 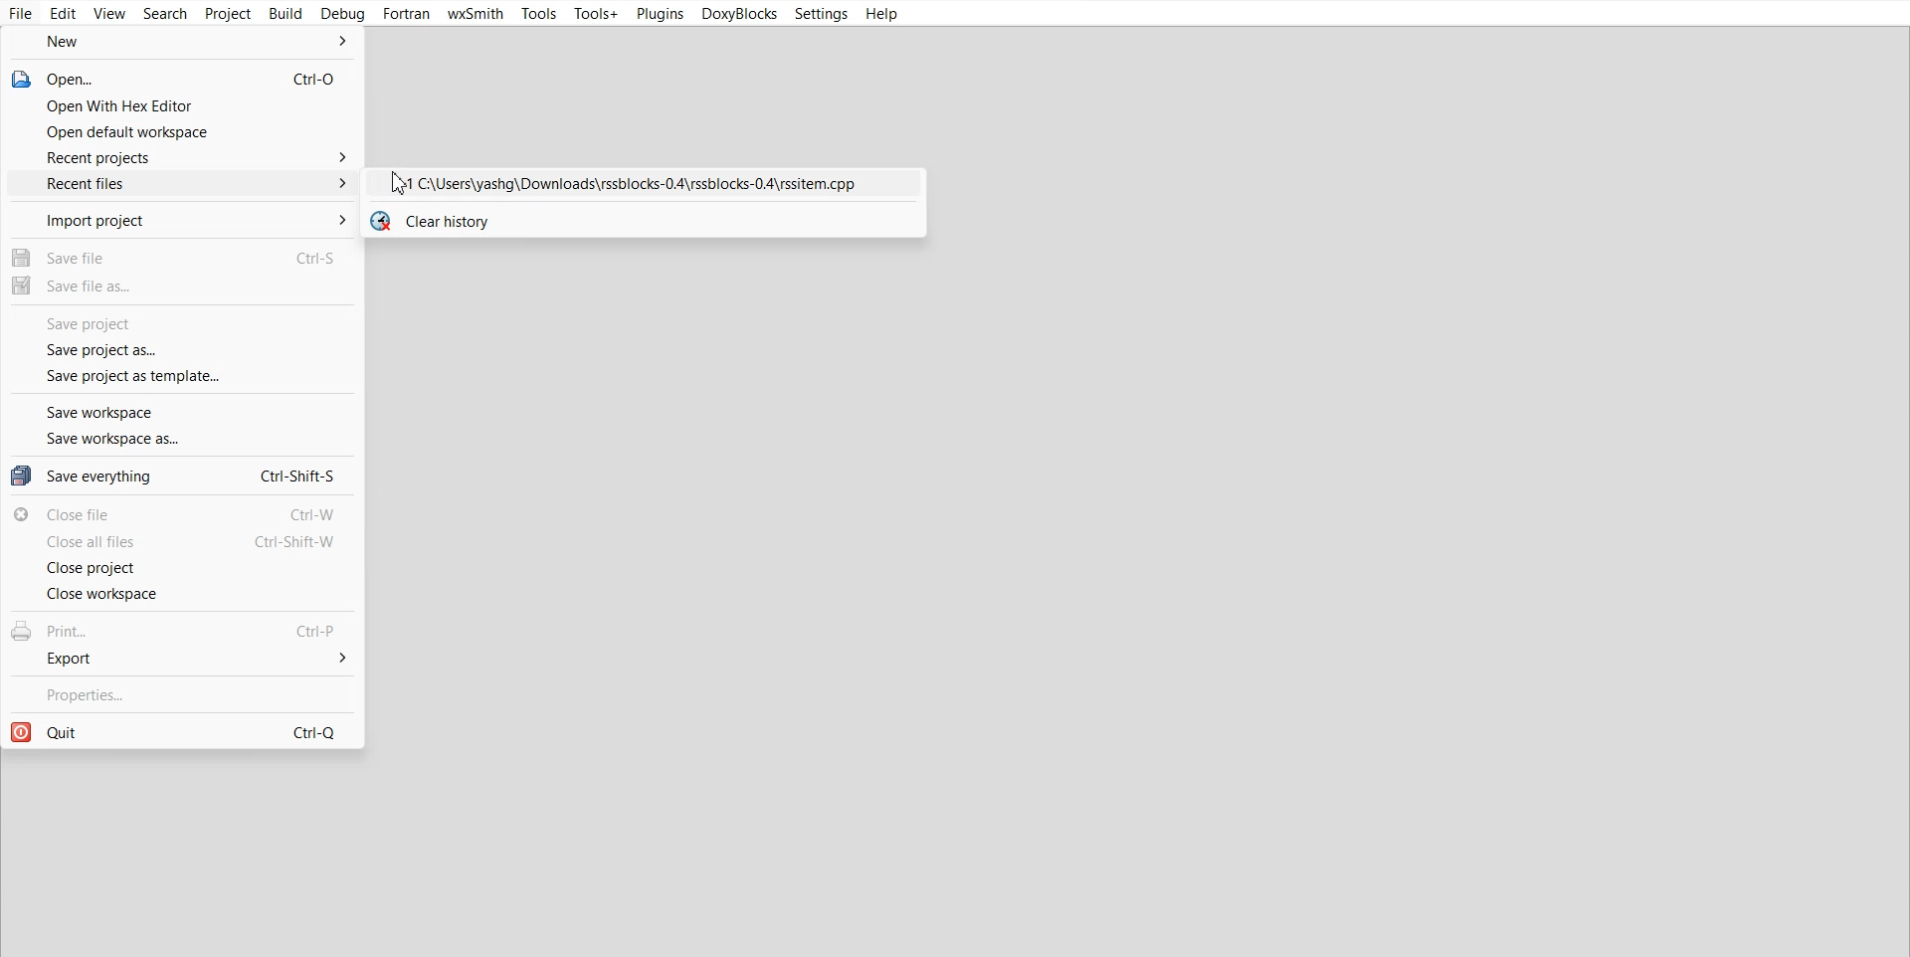 I want to click on Settings, so click(x=821, y=14).